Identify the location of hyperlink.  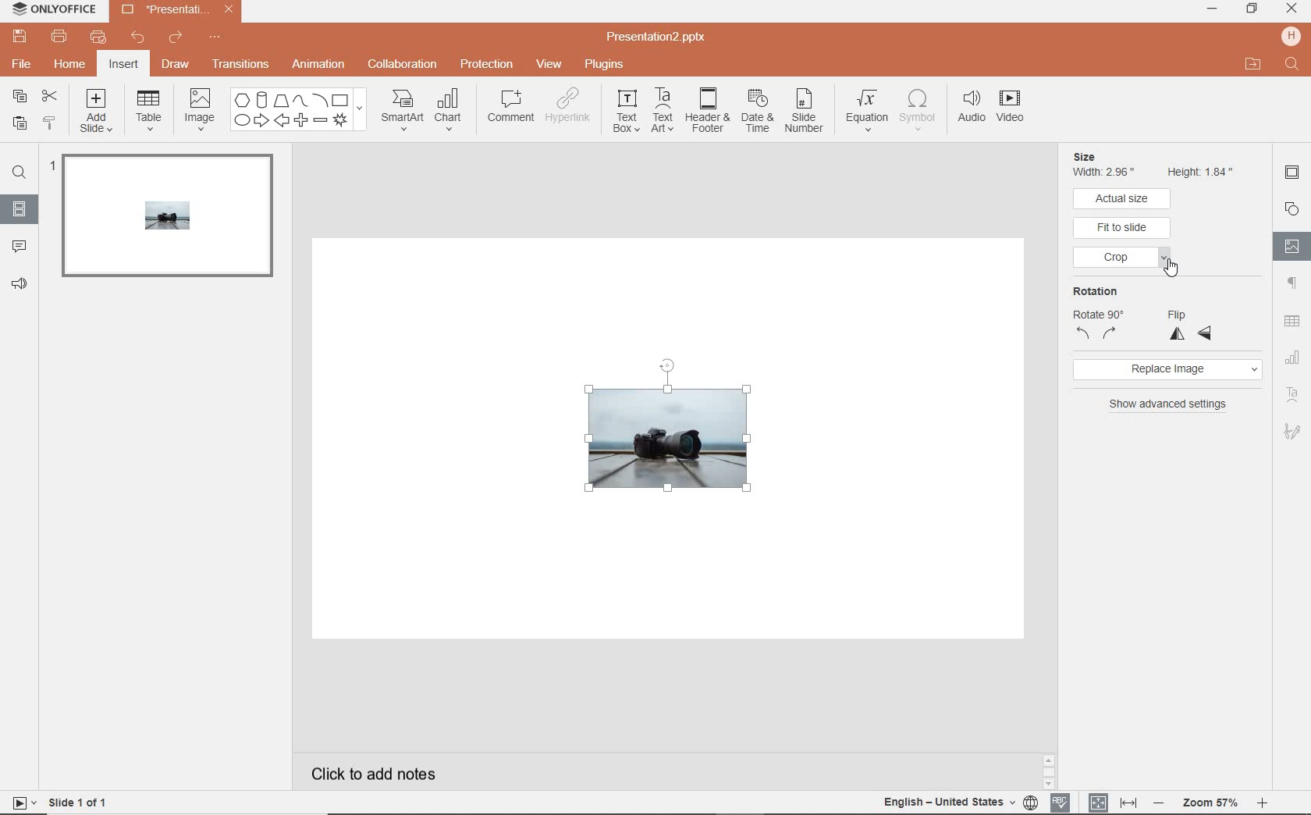
(573, 109).